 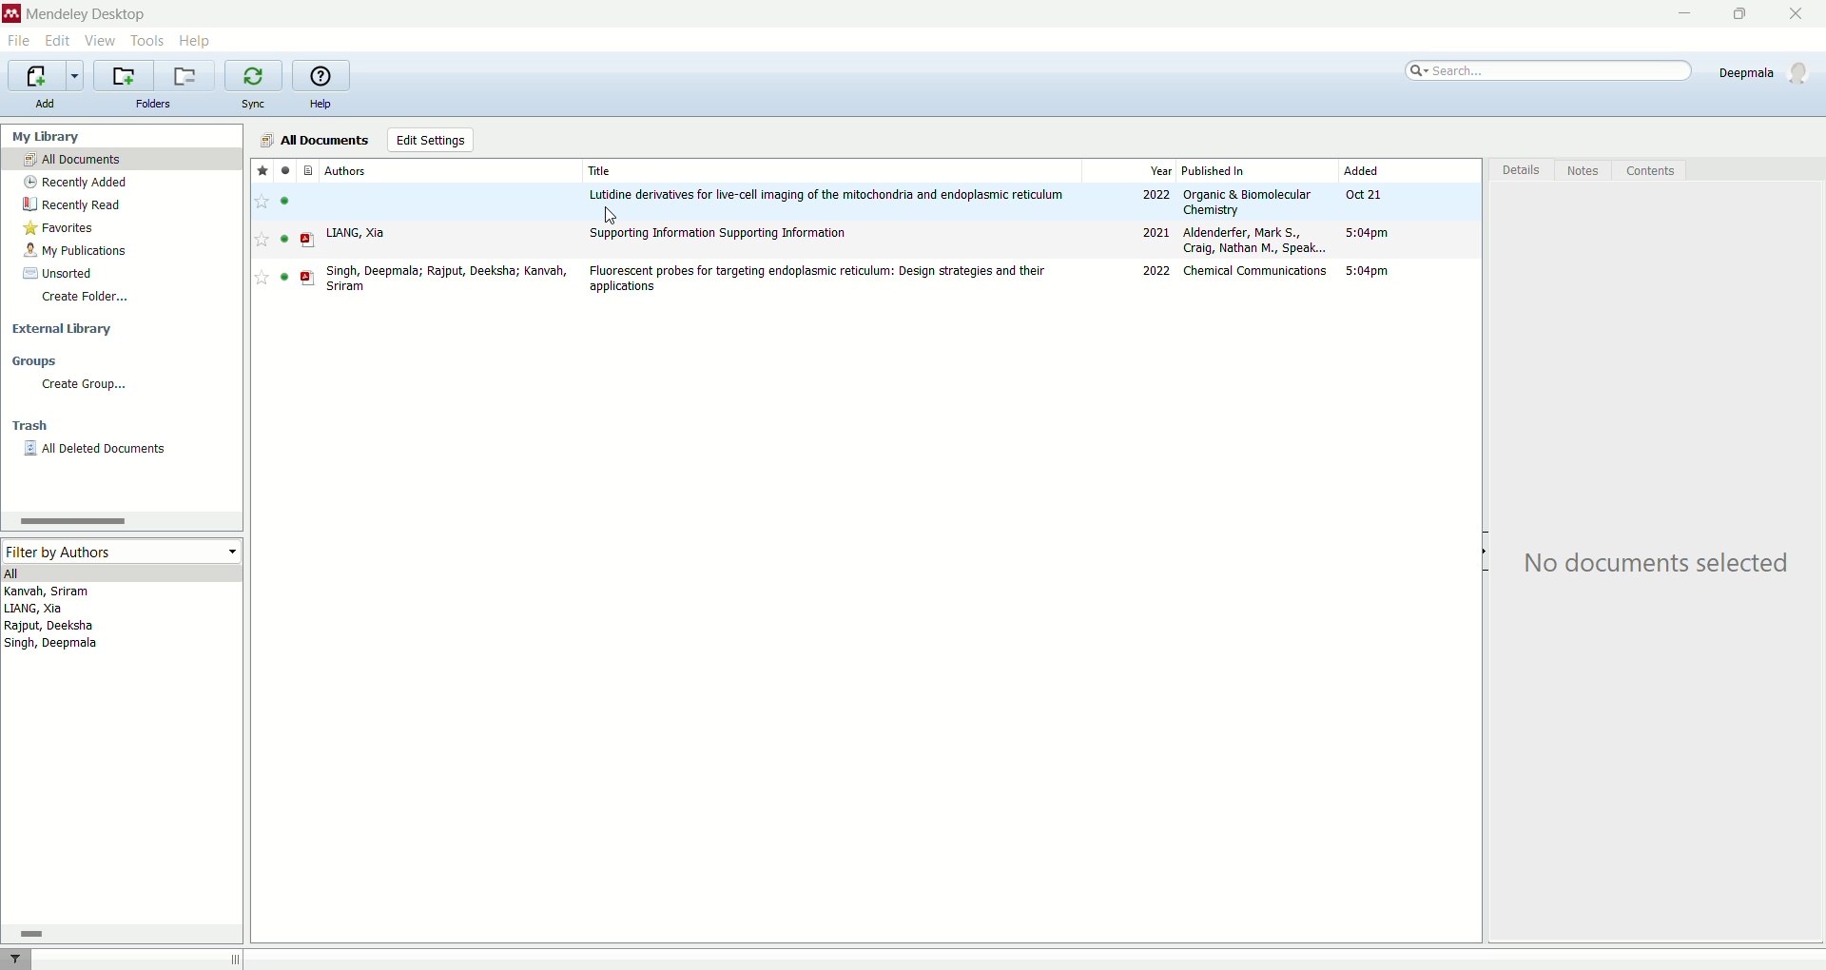 I want to click on PDF, so click(x=309, y=279).